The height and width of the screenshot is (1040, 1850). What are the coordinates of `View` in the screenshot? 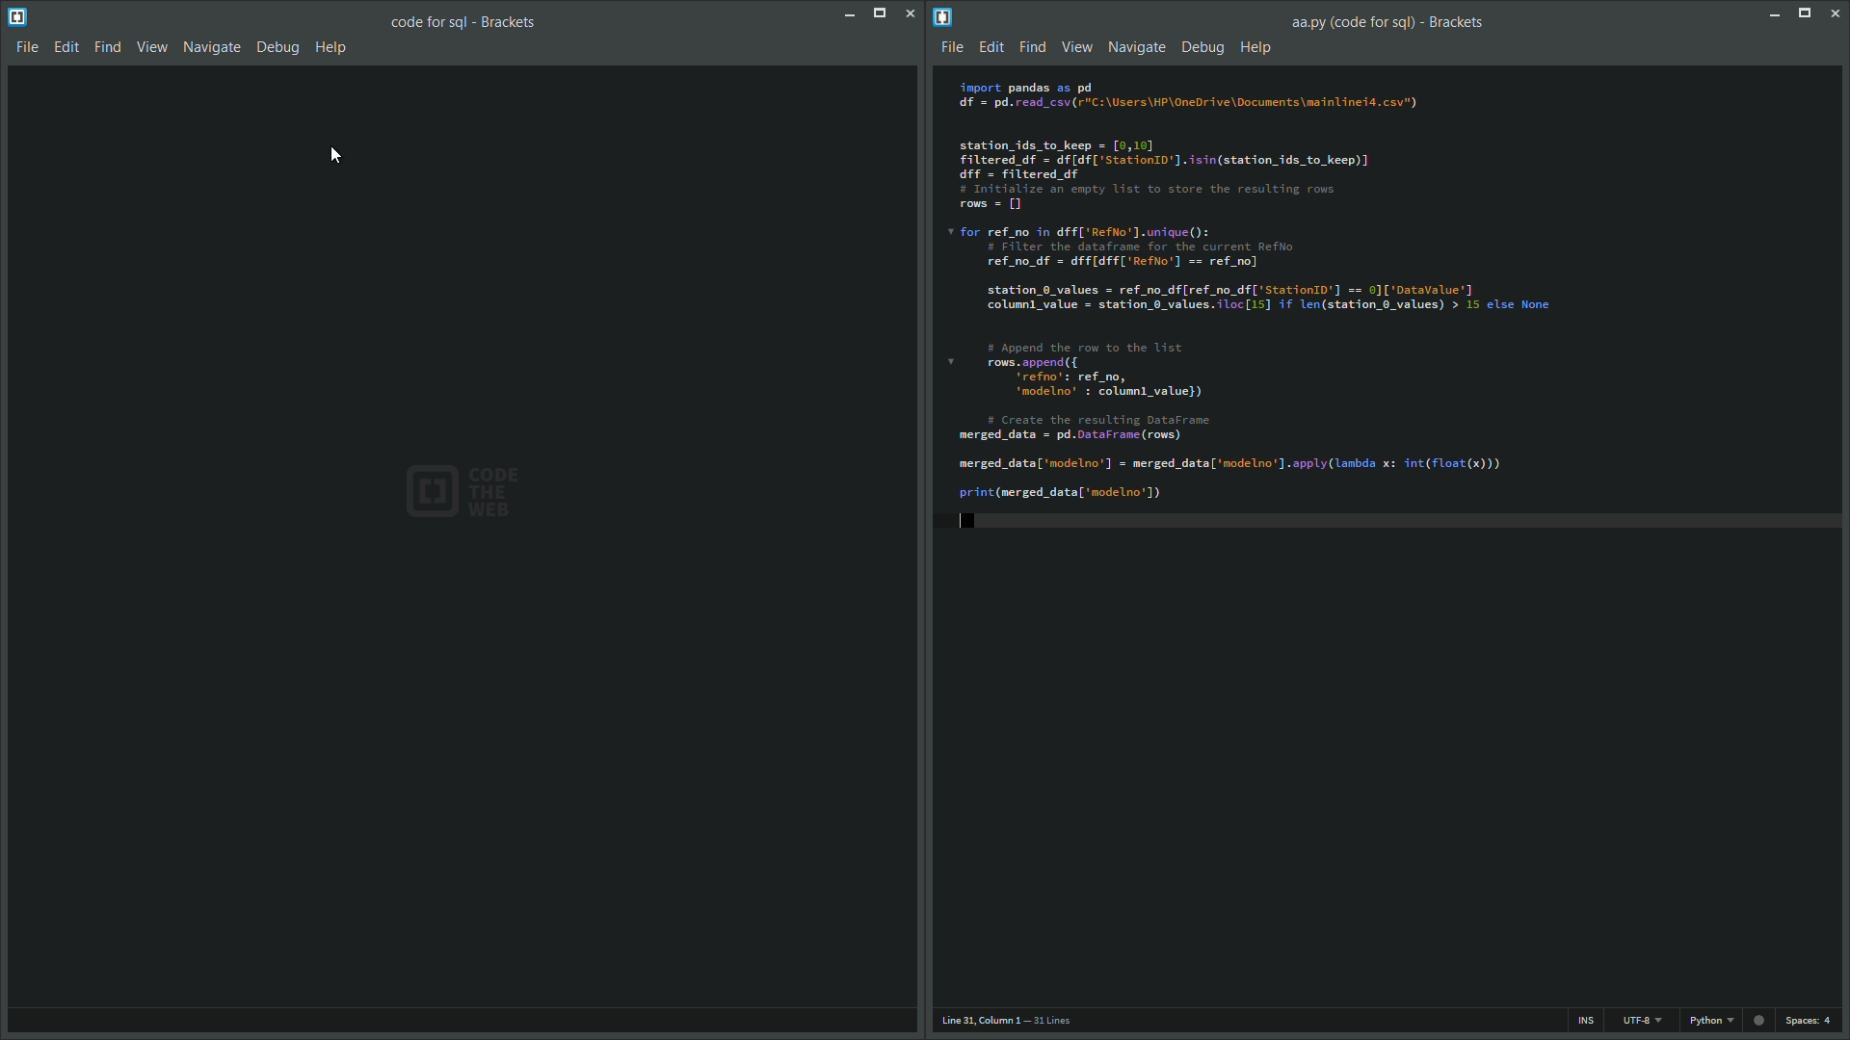 It's located at (153, 47).